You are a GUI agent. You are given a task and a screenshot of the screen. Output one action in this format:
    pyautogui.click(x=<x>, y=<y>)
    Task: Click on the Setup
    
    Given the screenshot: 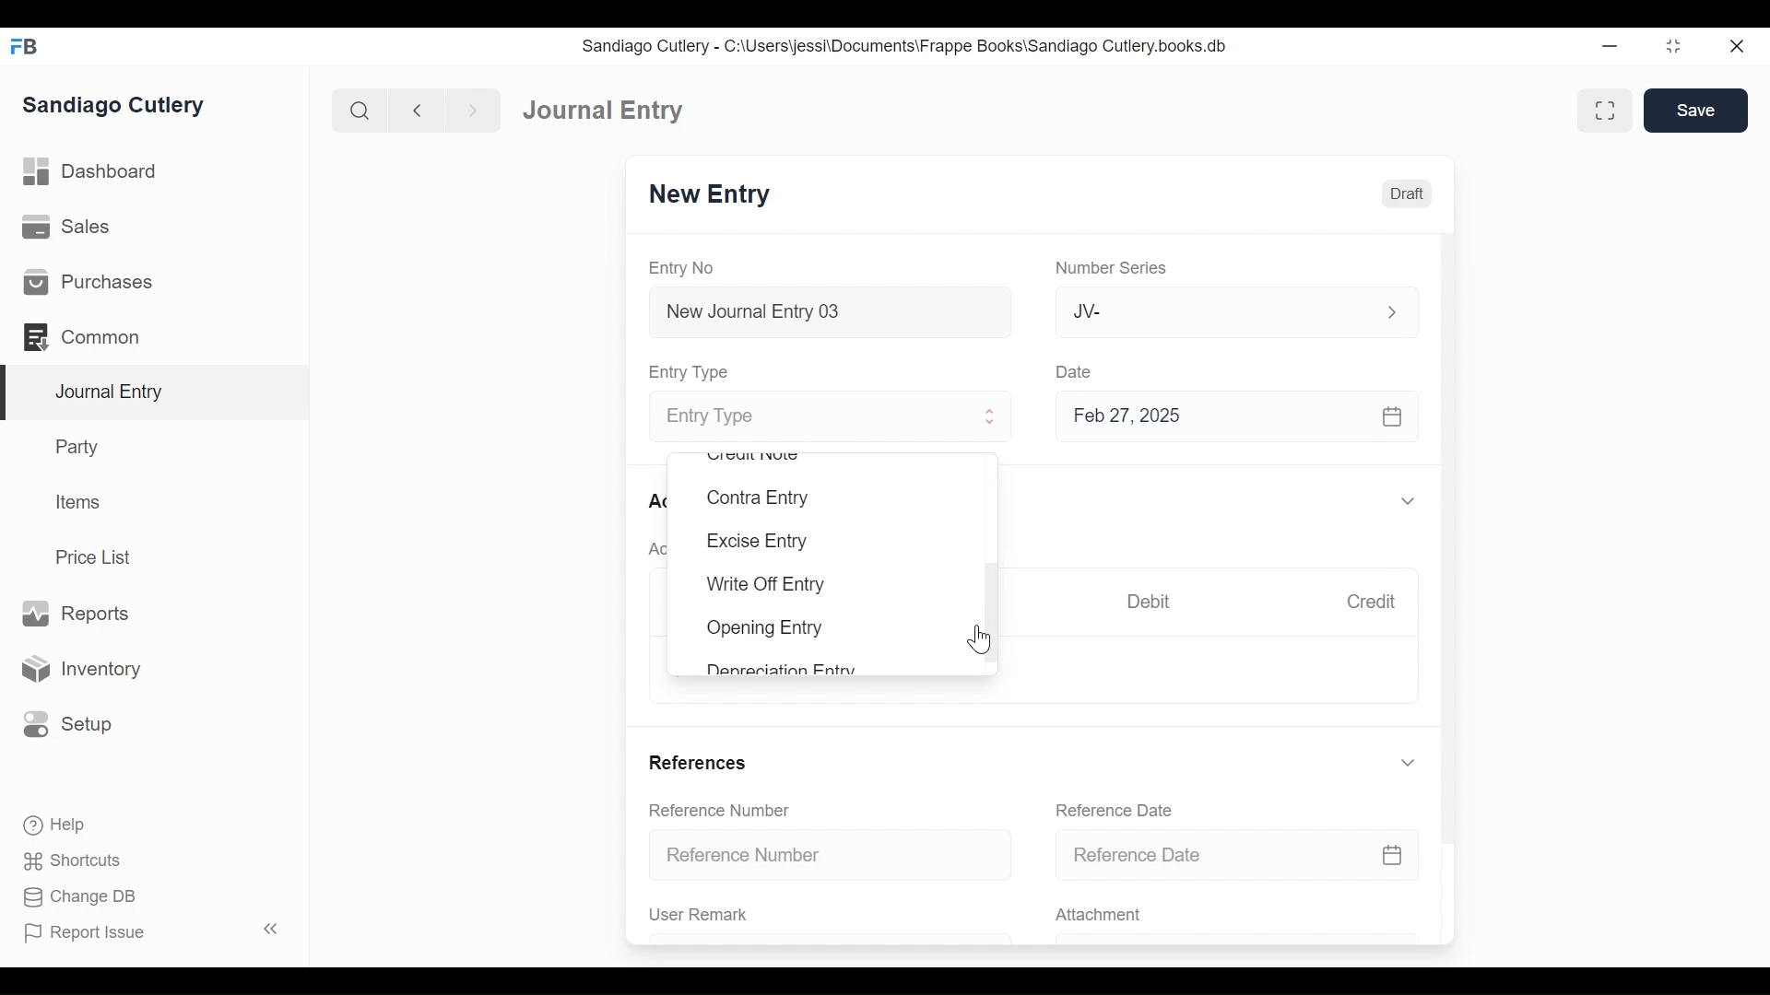 What is the action you would take?
    pyautogui.click(x=68, y=725)
    